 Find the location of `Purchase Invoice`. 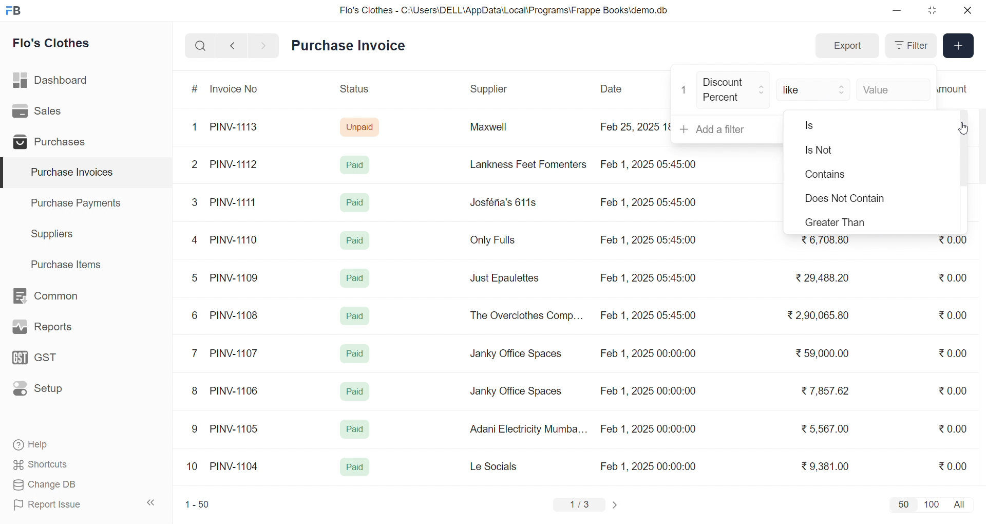

Purchase Invoice is located at coordinates (352, 46).